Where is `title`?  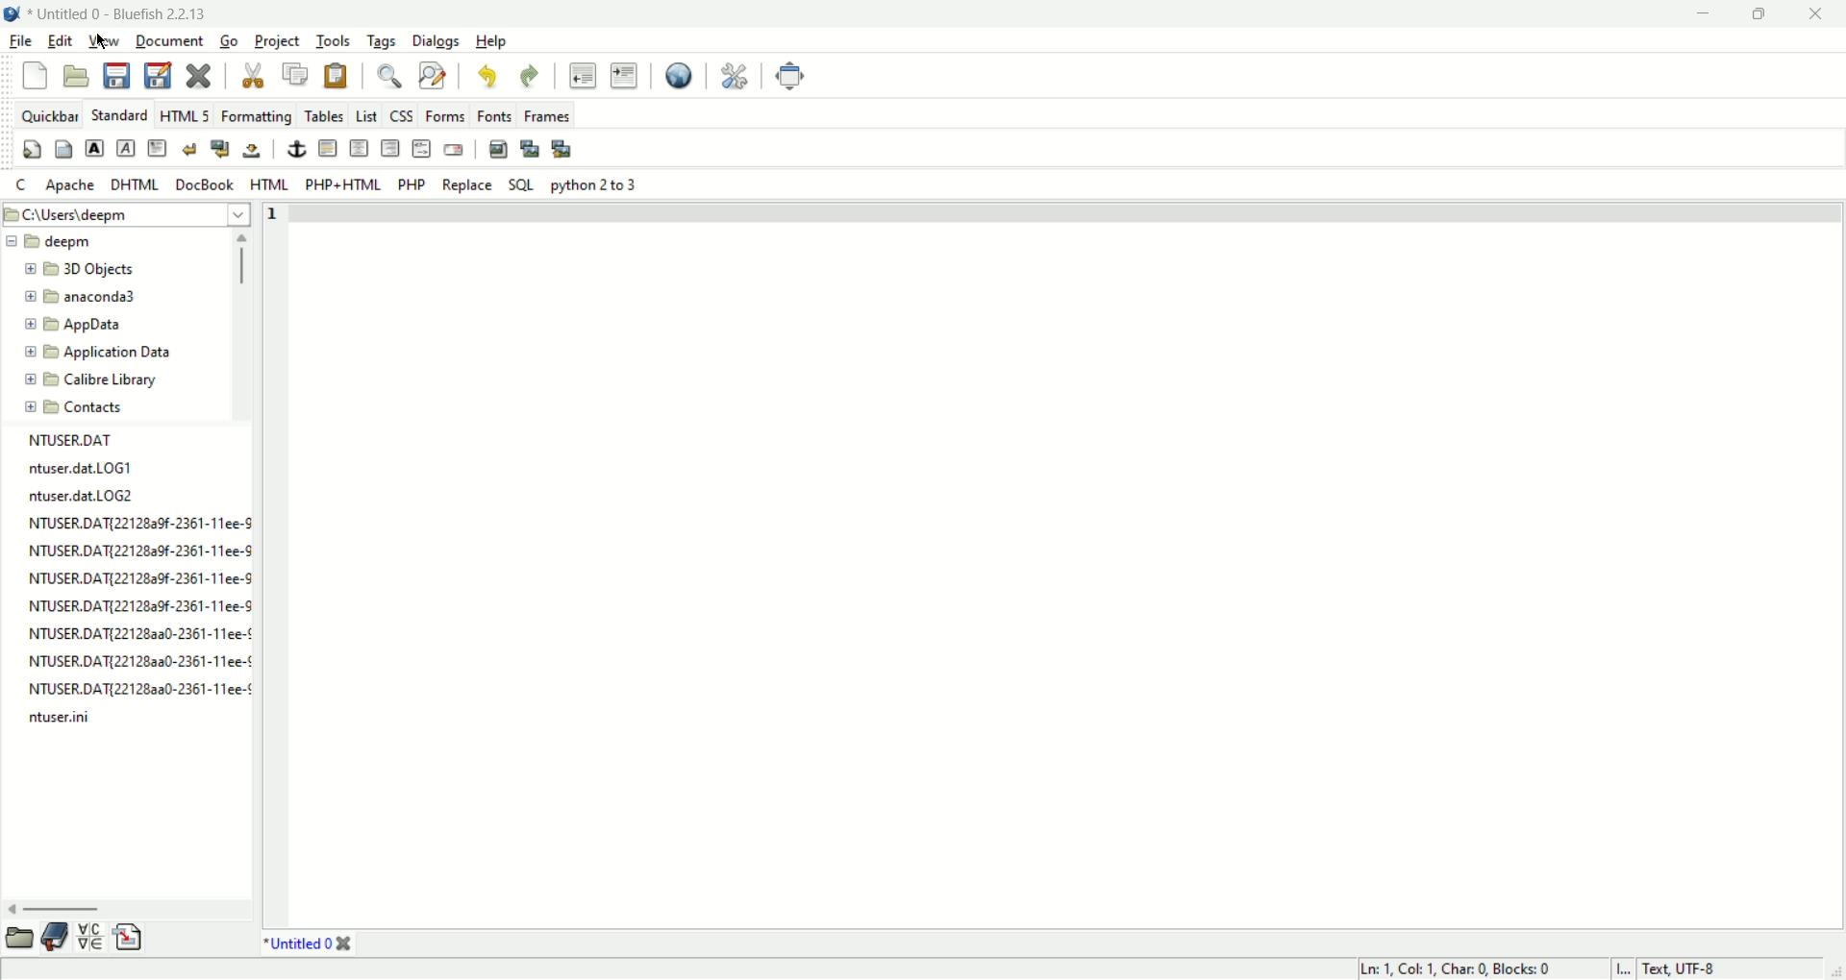 title is located at coordinates (118, 15).